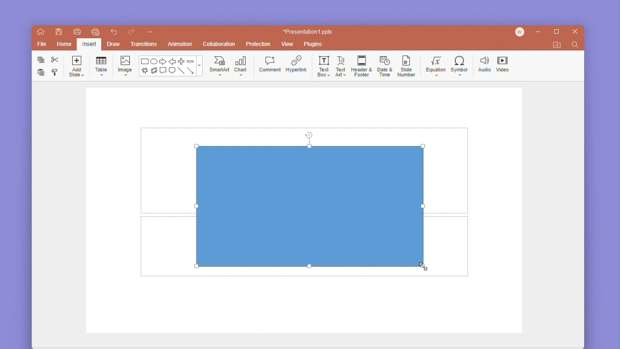 Image resolution: width=620 pixels, height=349 pixels. I want to click on brush stroke shape, so click(145, 71).